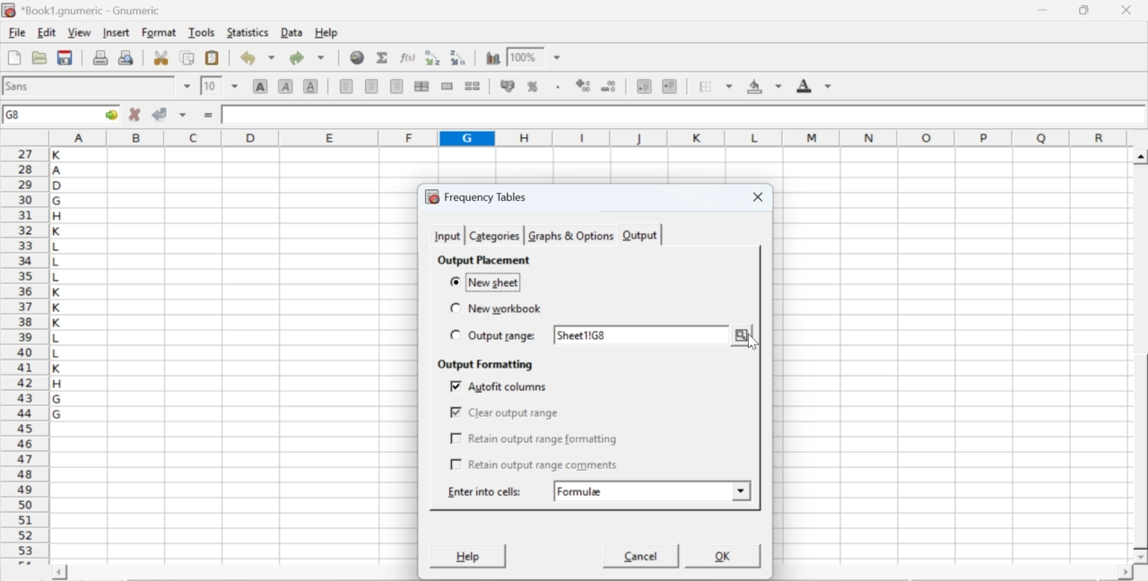 The height and width of the screenshot is (581, 1148). Describe the element at coordinates (459, 56) in the screenshot. I see `Sort the selected region in descending order based on the first column selected` at that location.